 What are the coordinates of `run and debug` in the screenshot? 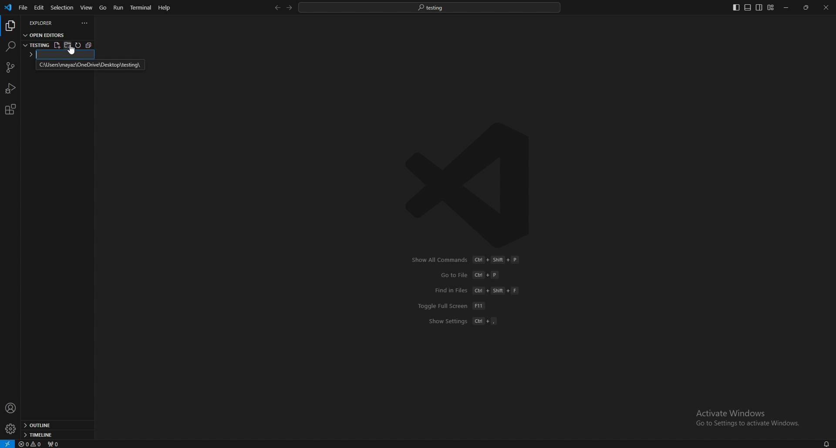 It's located at (11, 88).